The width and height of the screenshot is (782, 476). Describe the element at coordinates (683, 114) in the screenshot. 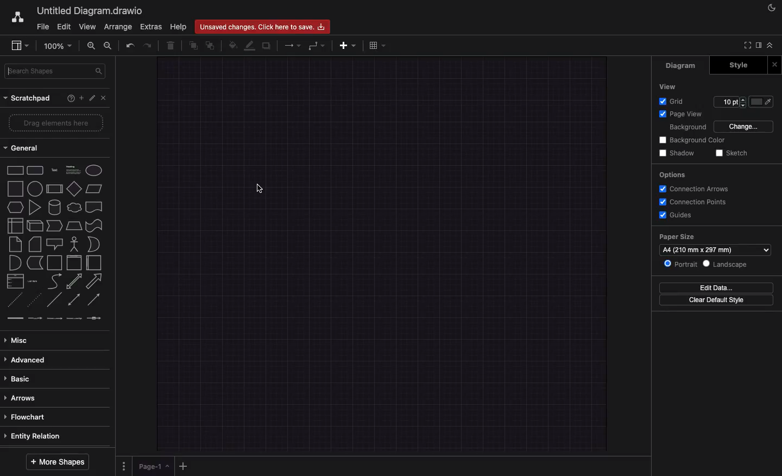

I see `Page view` at that location.